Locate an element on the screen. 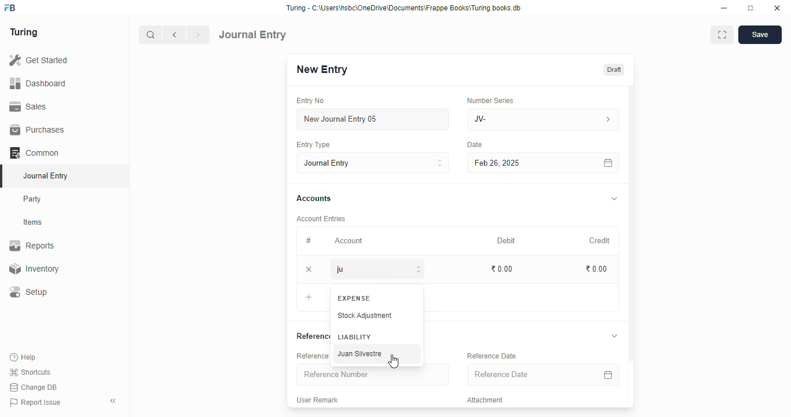 The height and width of the screenshot is (417, 791). Date is located at coordinates (475, 145).